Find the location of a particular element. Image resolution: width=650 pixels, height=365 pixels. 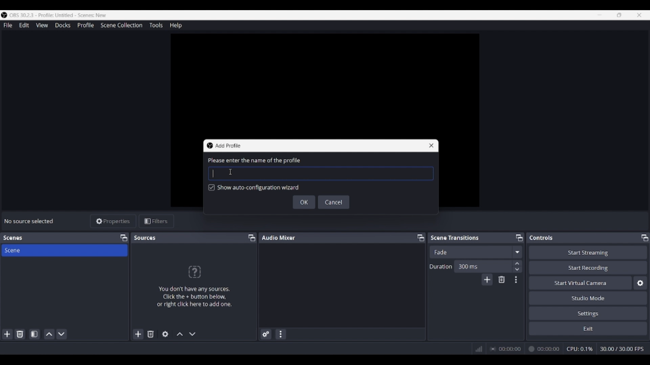

Add source is located at coordinates (138, 334).